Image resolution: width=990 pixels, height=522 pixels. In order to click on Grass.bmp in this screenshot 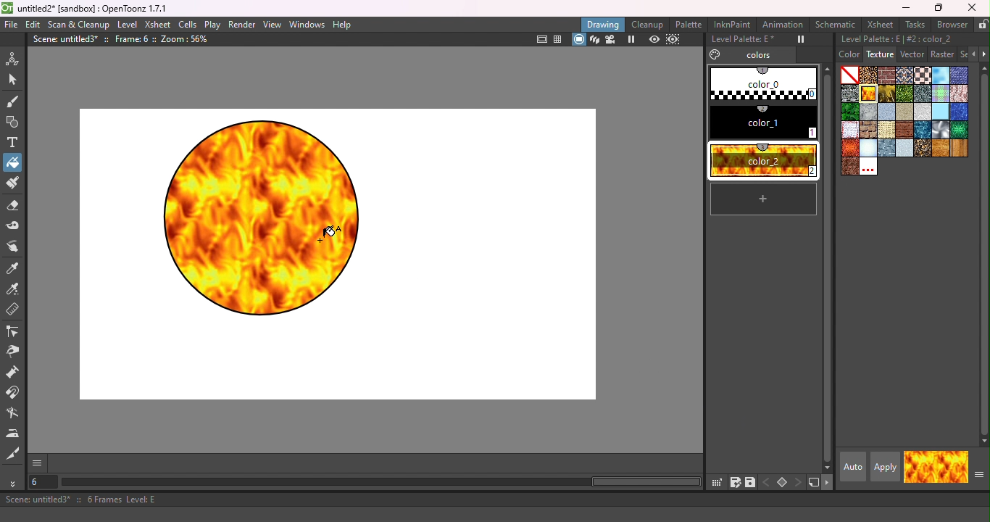, I will do `click(905, 94)`.